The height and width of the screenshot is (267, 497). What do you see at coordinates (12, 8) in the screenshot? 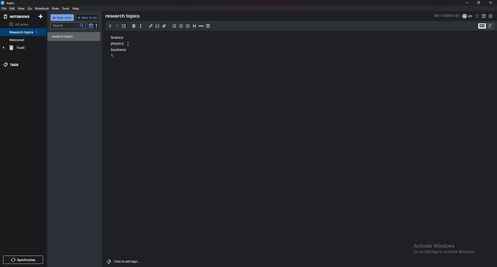
I see `edit` at bounding box center [12, 8].